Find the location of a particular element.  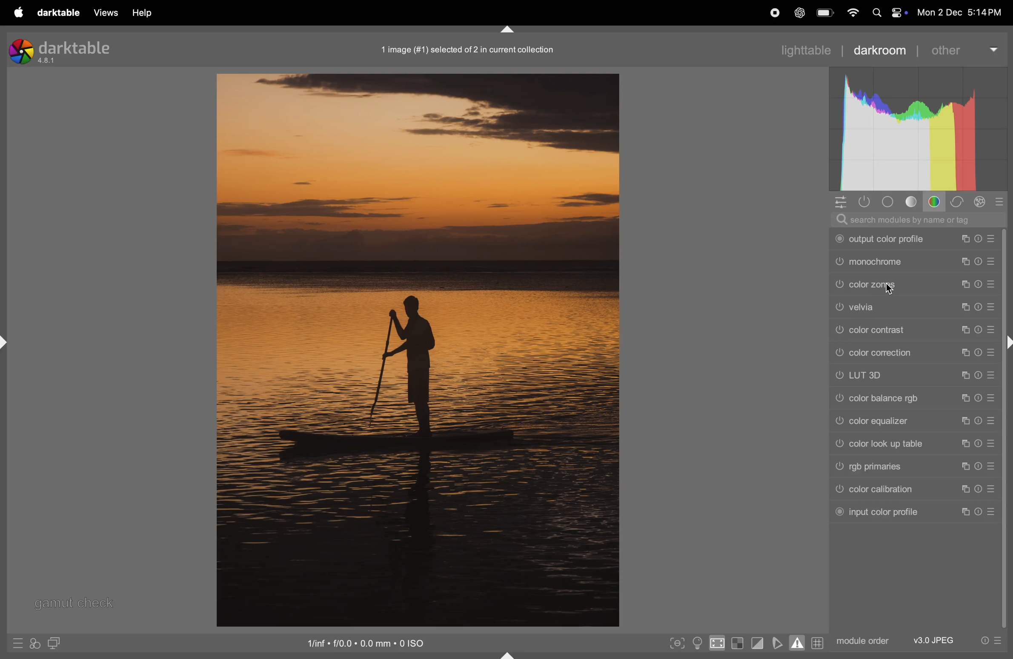

v3 jpeg is located at coordinates (928, 639).